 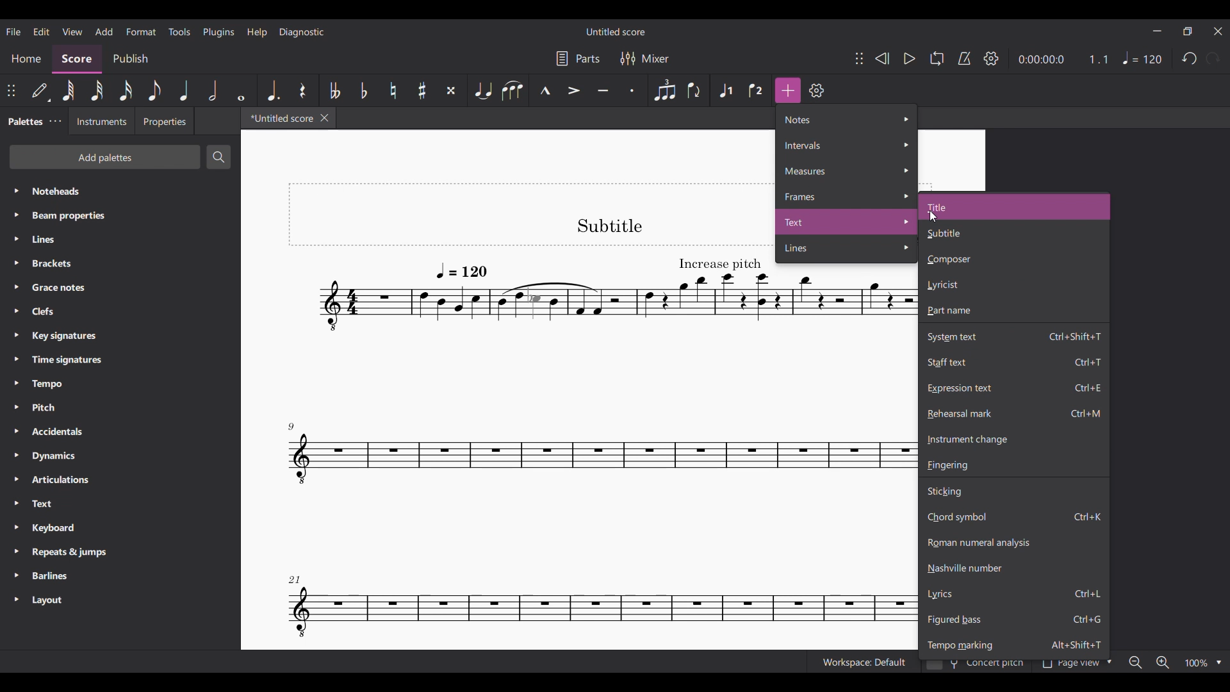 I want to click on Clefs, so click(x=119, y=311).